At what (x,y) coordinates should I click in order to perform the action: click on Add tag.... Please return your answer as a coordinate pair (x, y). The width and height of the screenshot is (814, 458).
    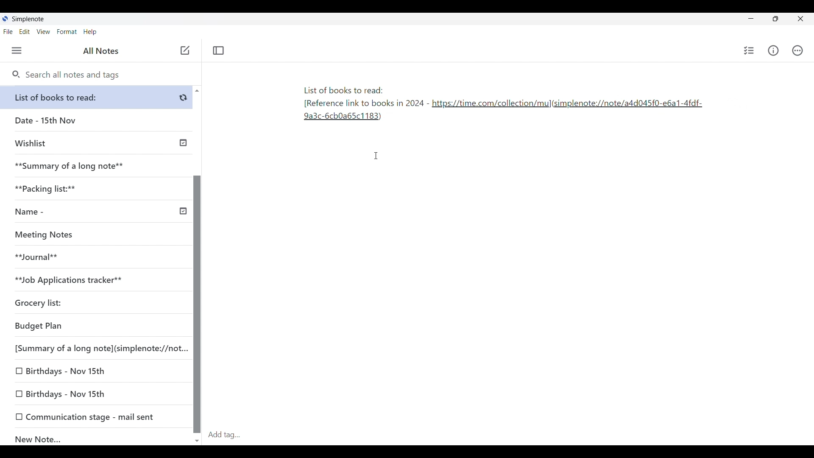
    Looking at the image, I should click on (229, 435).